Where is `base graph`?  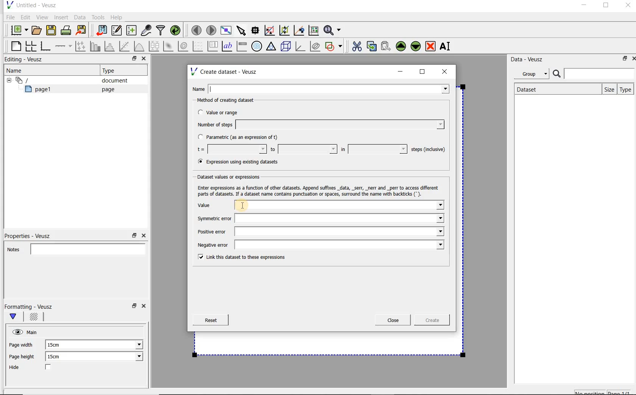
base graph is located at coordinates (45, 47).